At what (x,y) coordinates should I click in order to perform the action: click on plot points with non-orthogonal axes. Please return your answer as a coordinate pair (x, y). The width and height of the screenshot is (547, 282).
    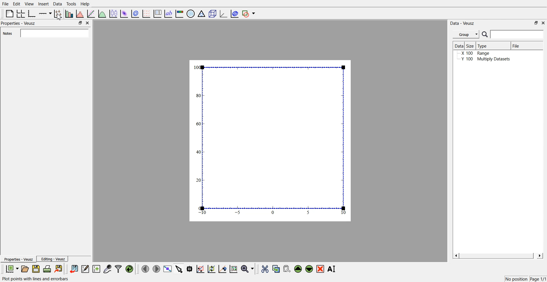
    Looking at the image, I should click on (58, 13).